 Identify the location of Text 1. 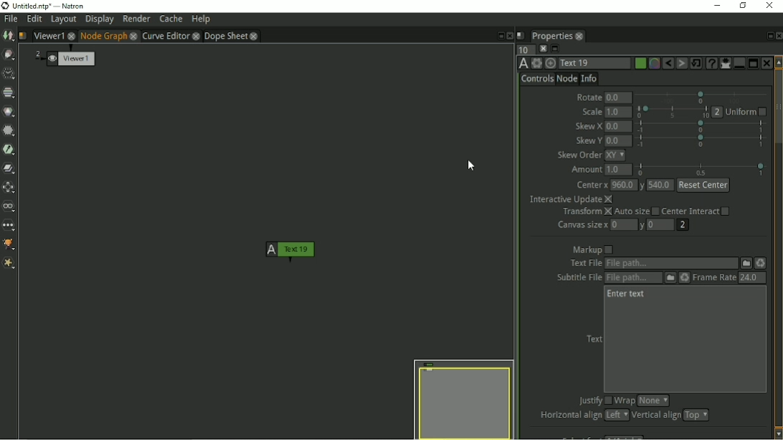
(292, 249).